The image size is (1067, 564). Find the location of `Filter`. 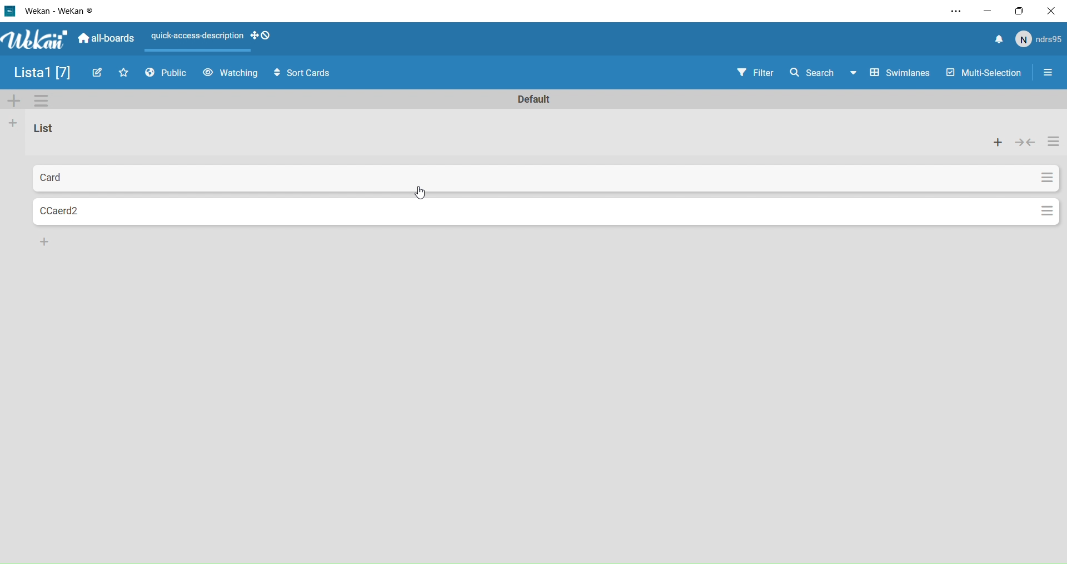

Filter is located at coordinates (760, 73).